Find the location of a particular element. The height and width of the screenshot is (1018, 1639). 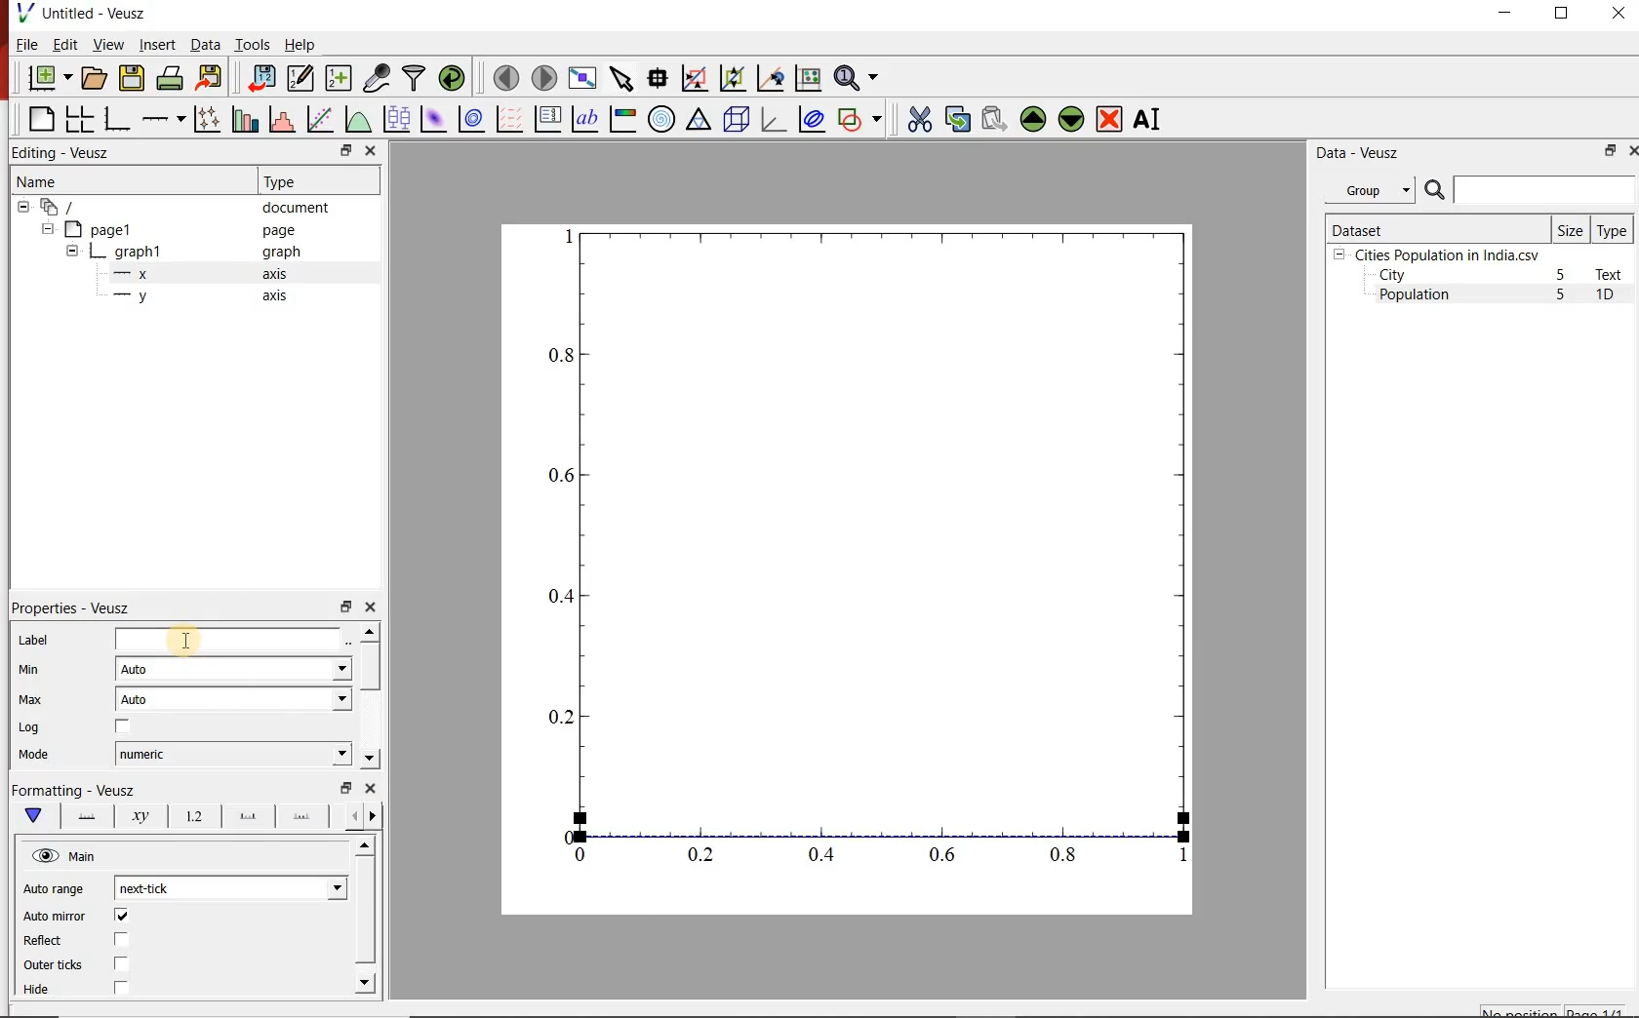

plot points with lines and errorbars is located at coordinates (204, 119).